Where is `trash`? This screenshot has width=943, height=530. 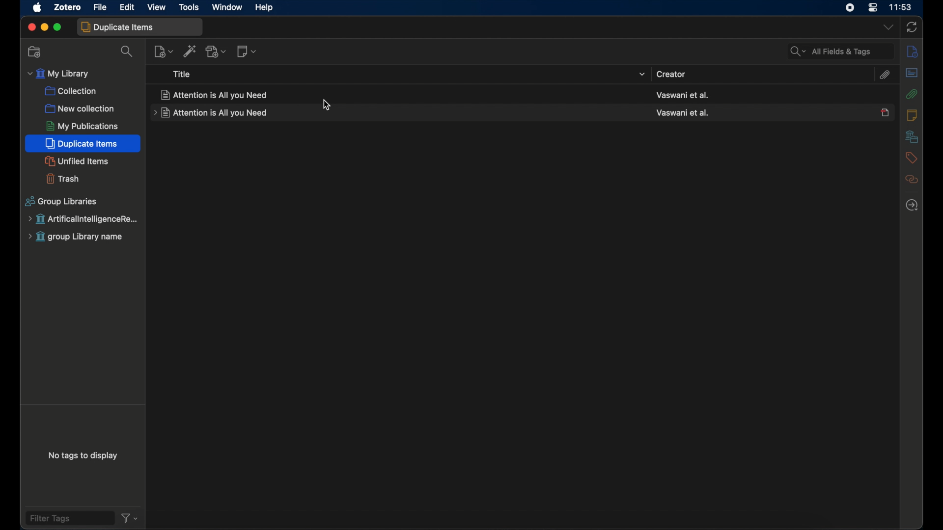
trash is located at coordinates (62, 179).